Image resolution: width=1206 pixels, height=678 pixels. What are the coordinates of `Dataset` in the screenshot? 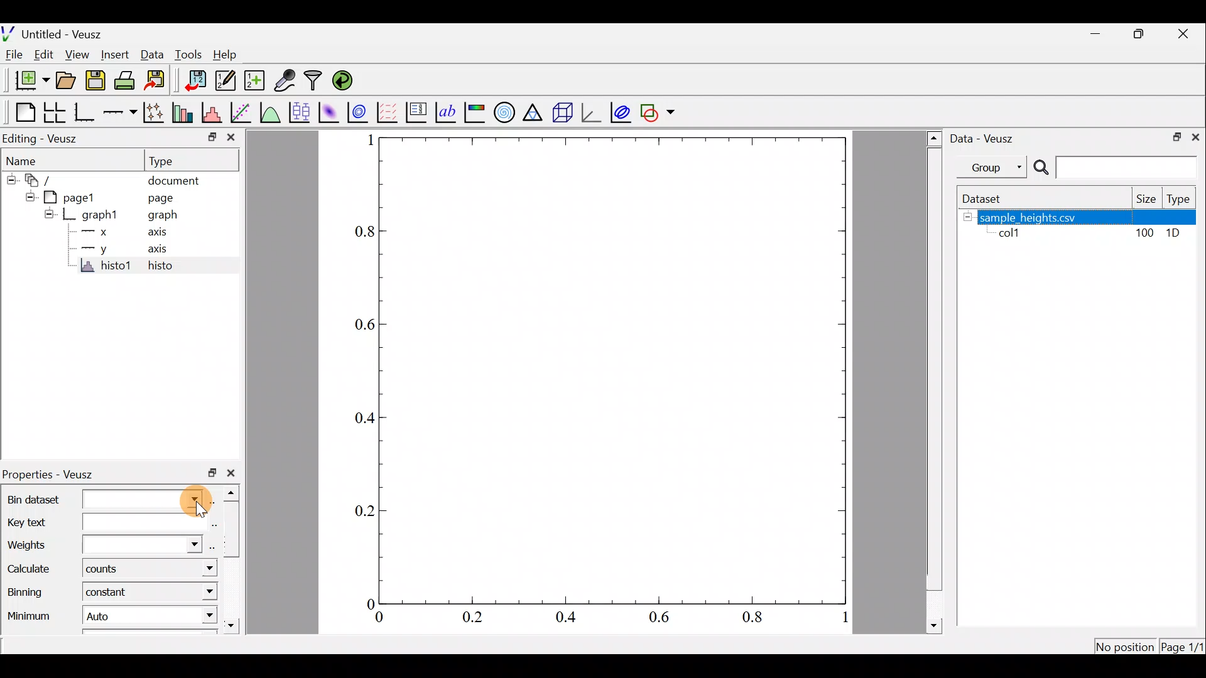 It's located at (989, 198).